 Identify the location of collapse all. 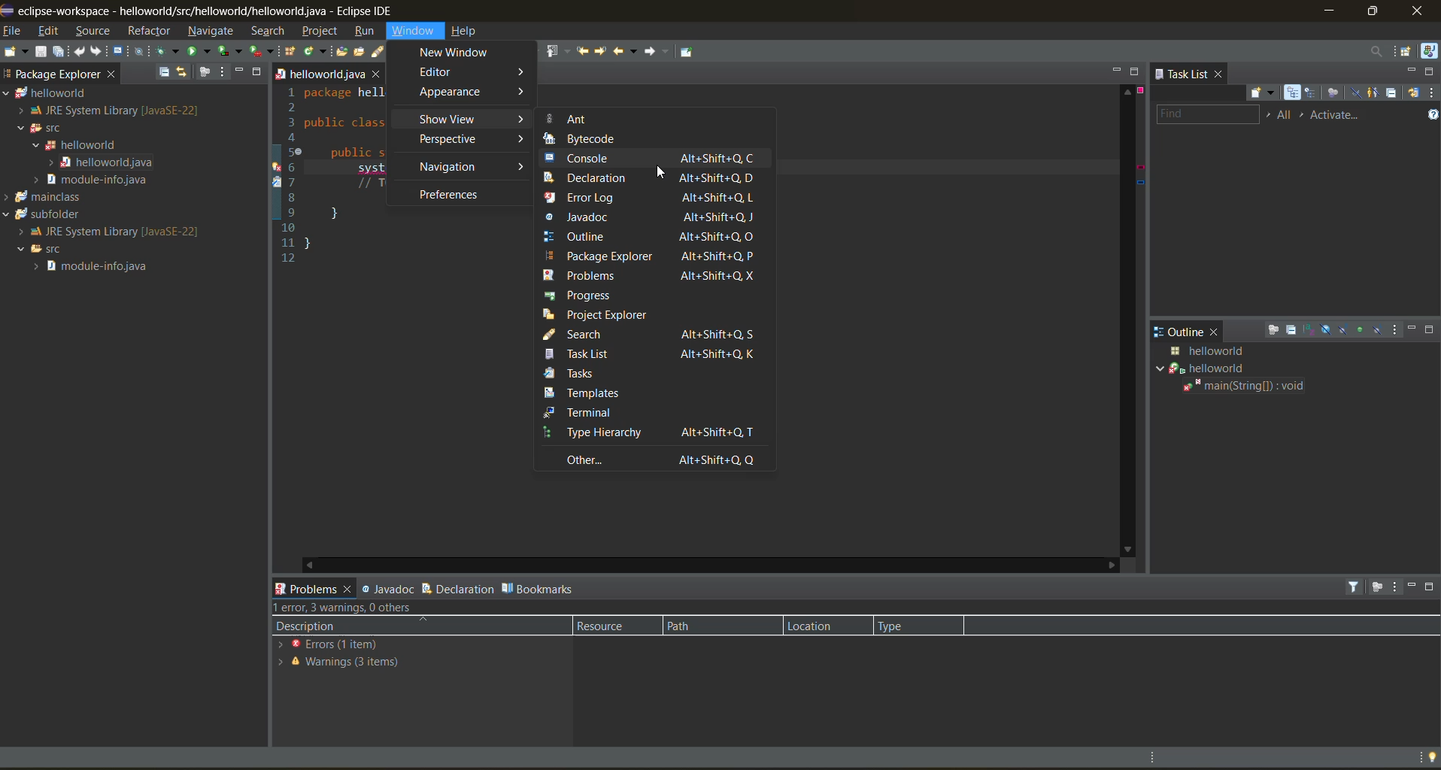
(1394, 94).